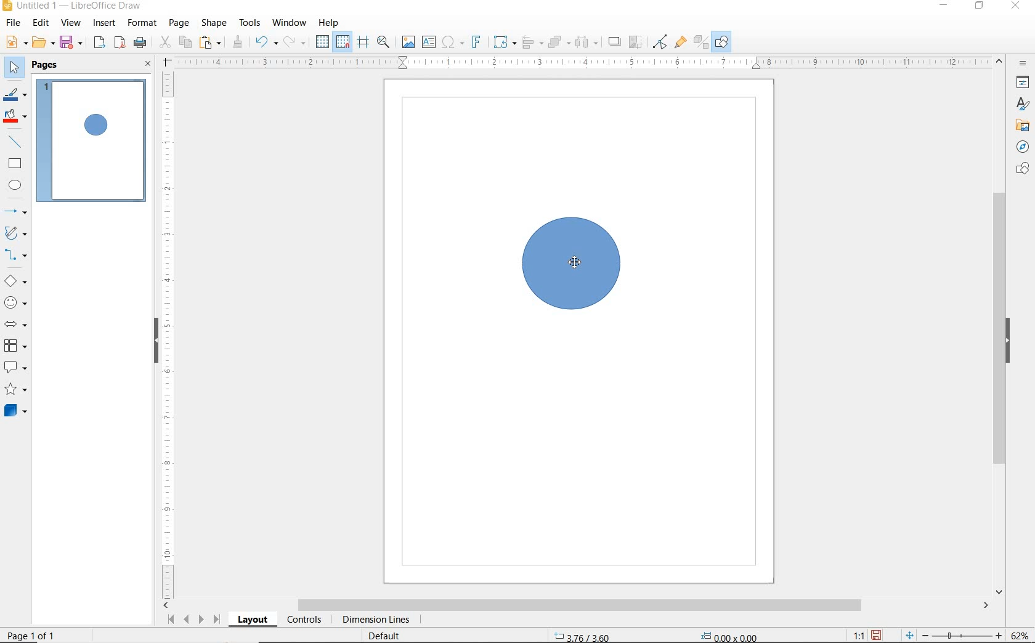 This screenshot has width=1035, height=643. What do you see at coordinates (859, 635) in the screenshot?
I see `SCALING FACTOR` at bounding box center [859, 635].